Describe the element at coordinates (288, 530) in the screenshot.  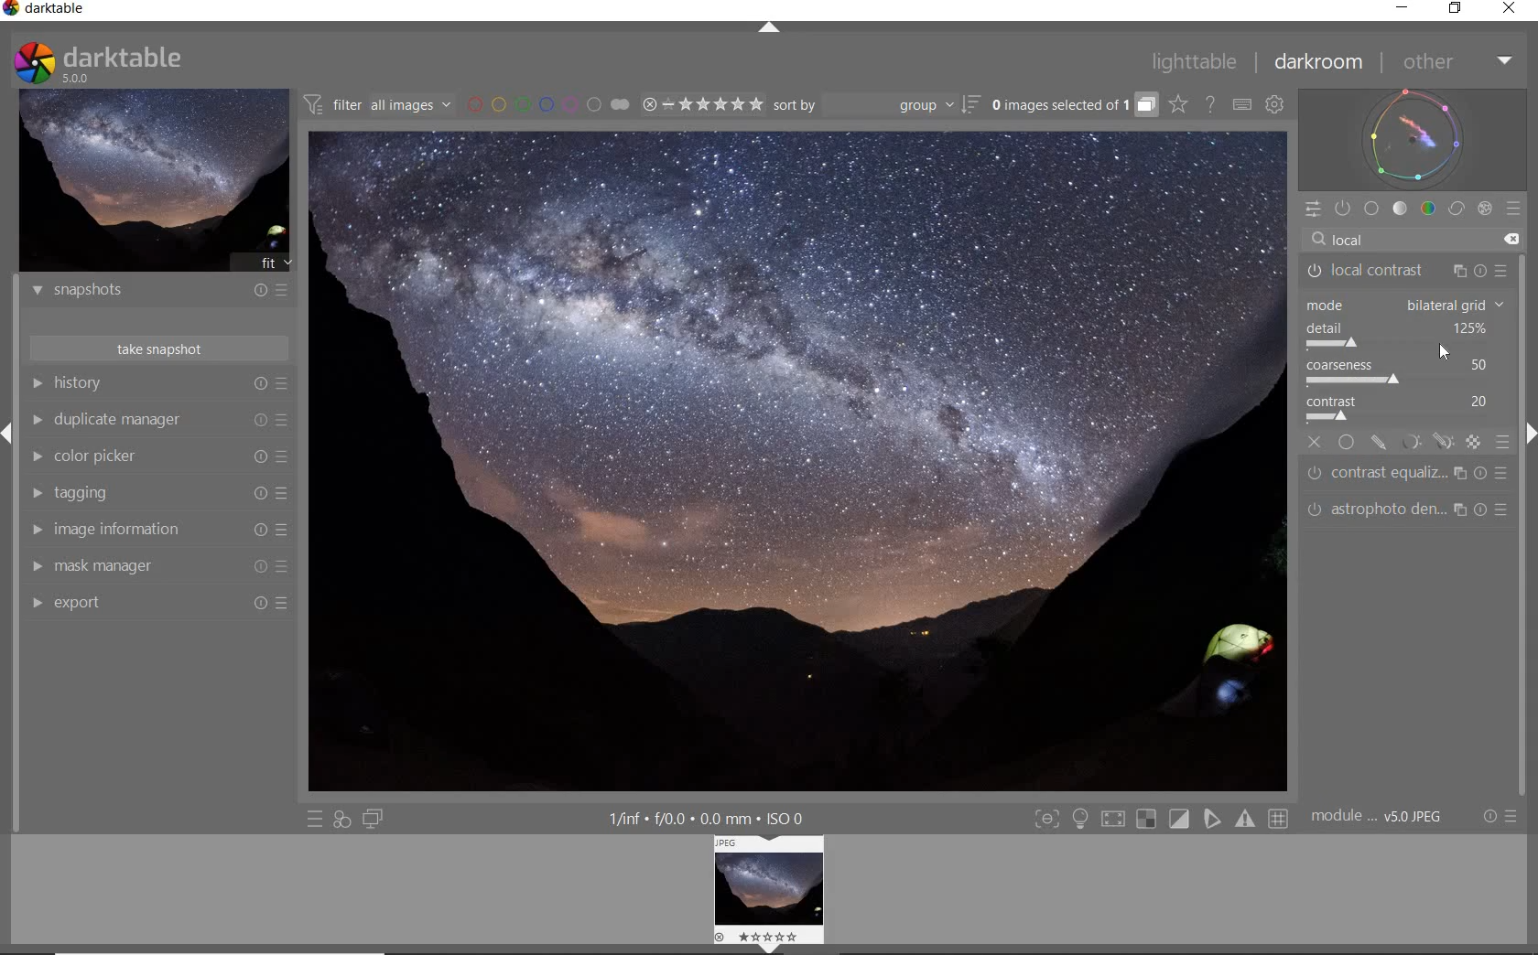
I see `Presets and preferences` at that location.